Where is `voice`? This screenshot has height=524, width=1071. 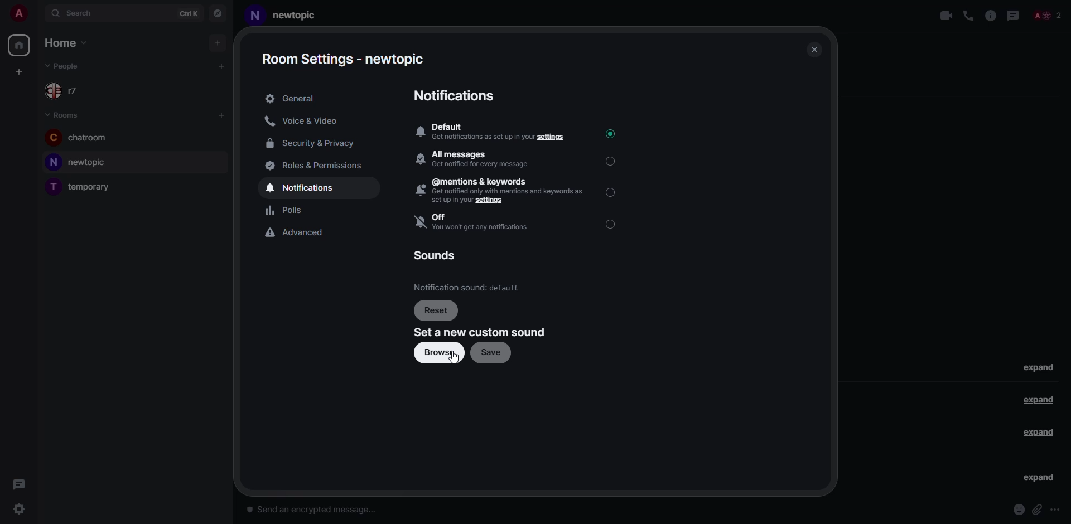 voice is located at coordinates (968, 17).